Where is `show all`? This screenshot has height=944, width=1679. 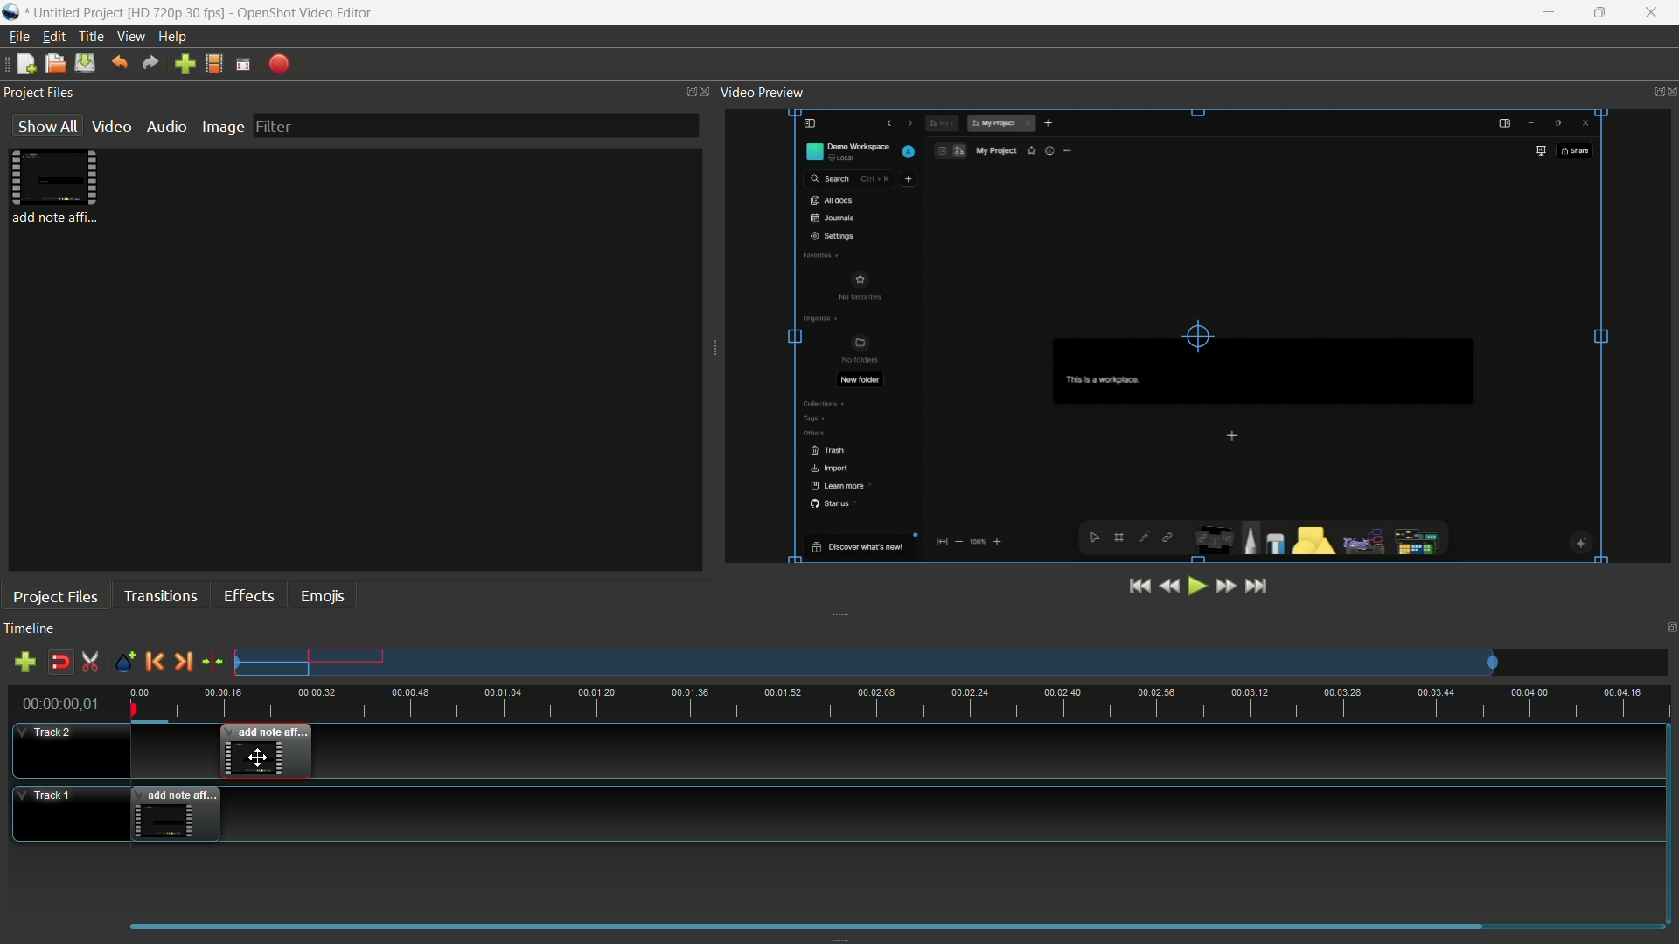
show all is located at coordinates (44, 127).